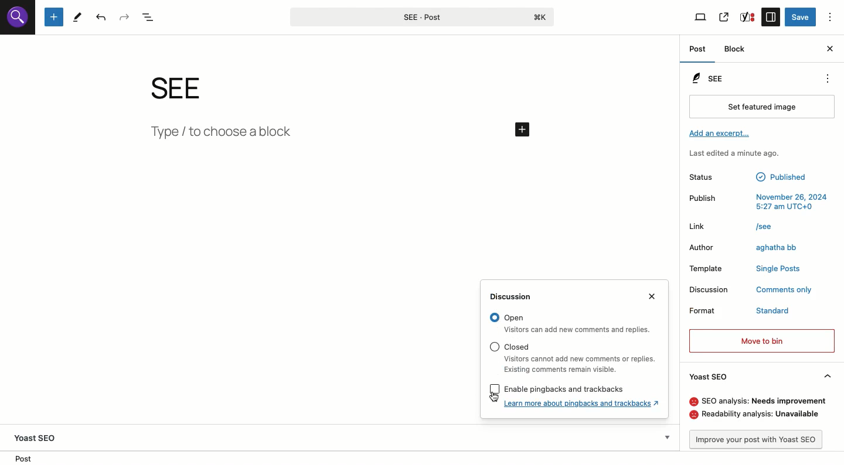 The height and width of the screenshot is (465, 844). What do you see at coordinates (741, 312) in the screenshot?
I see `Format standard` at bounding box center [741, 312].